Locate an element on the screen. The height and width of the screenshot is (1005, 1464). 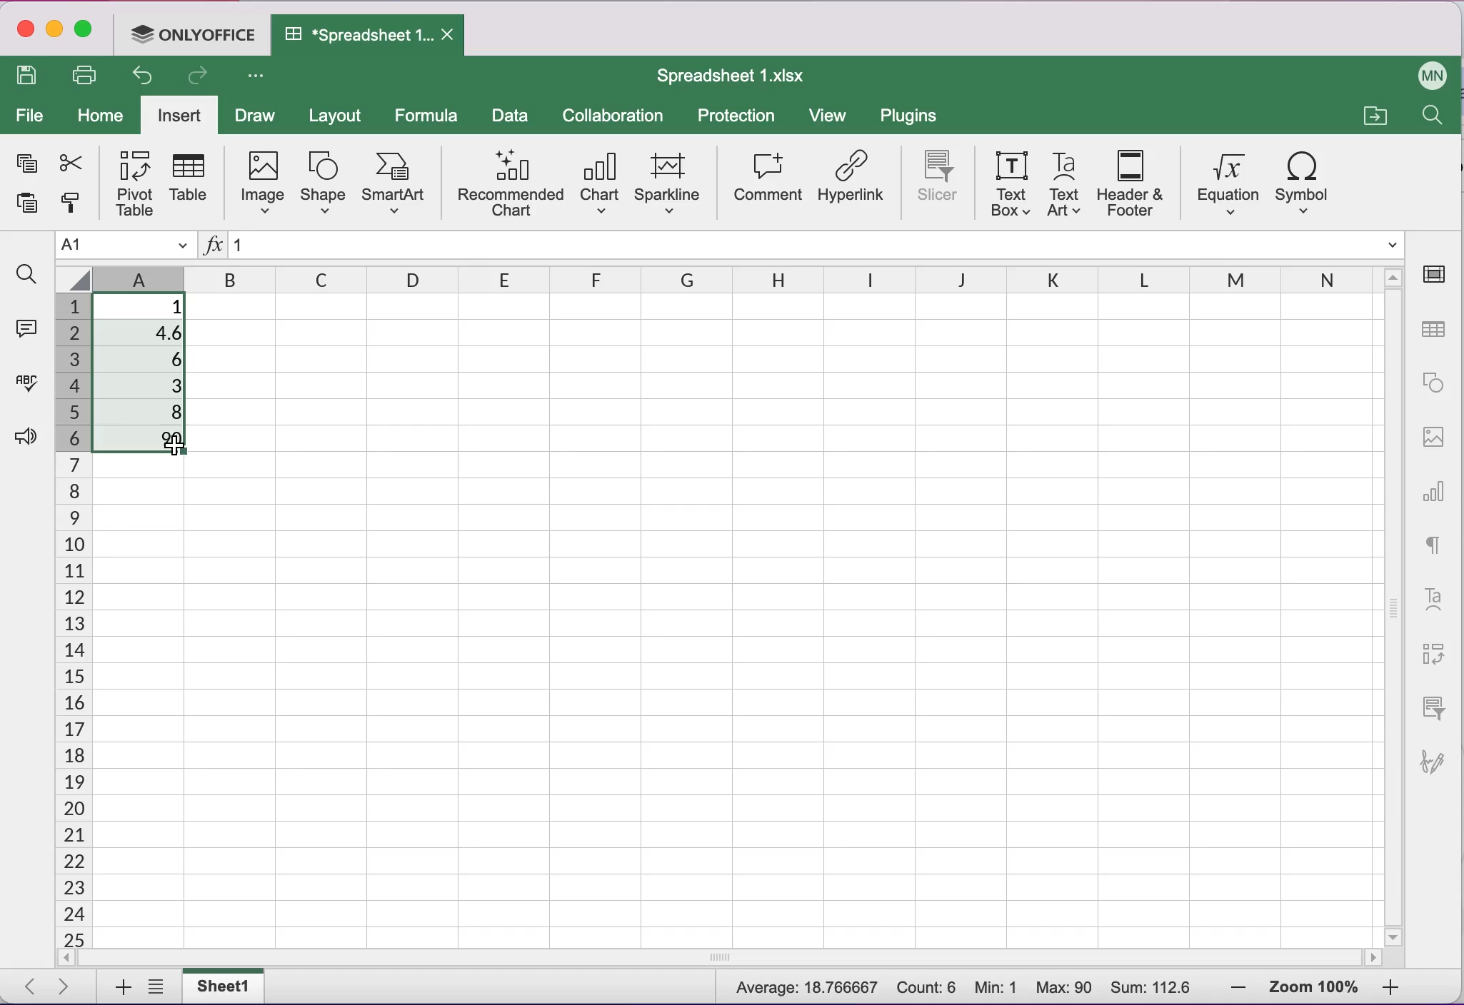
next sheet is located at coordinates (63, 989).